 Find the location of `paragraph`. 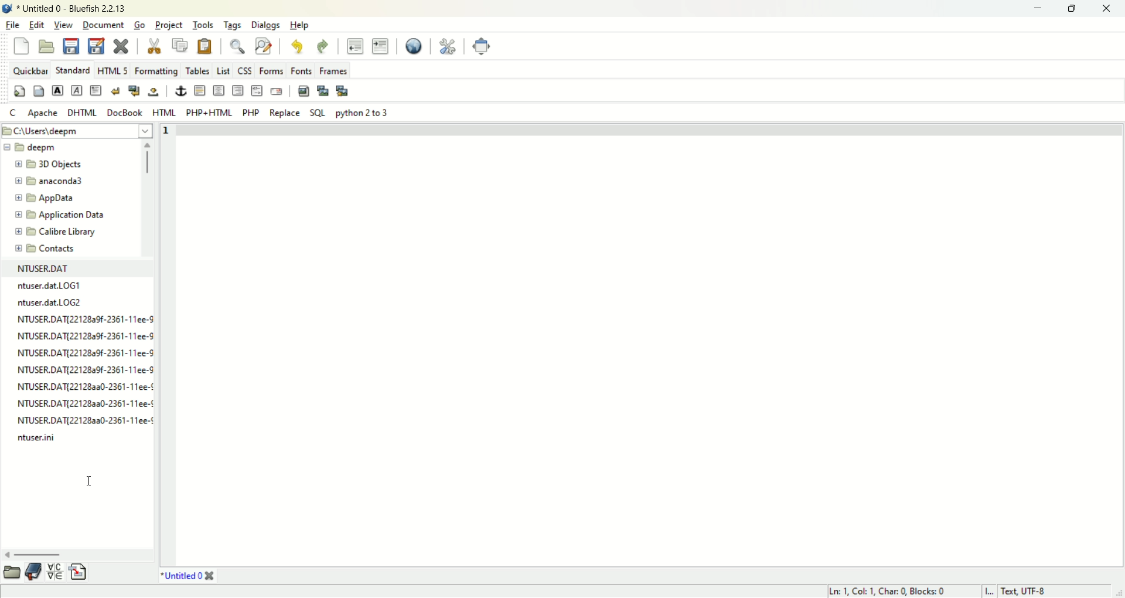

paragraph is located at coordinates (96, 90).